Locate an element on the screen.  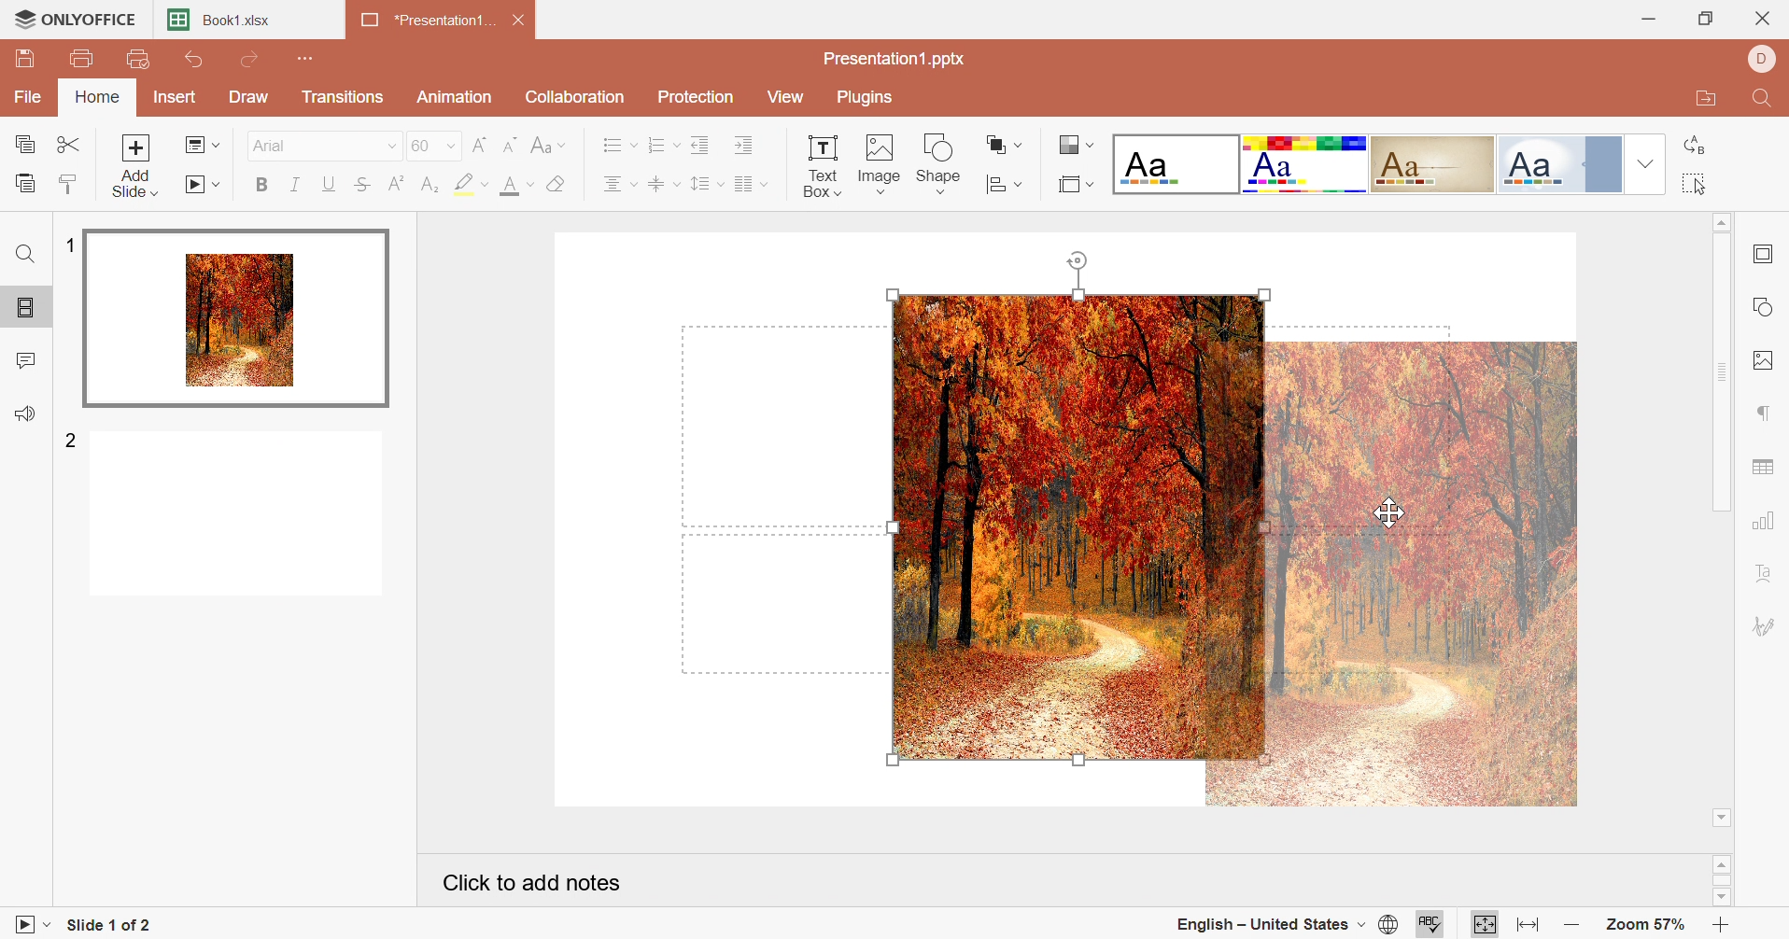
Text Art settings is located at coordinates (1768, 572).